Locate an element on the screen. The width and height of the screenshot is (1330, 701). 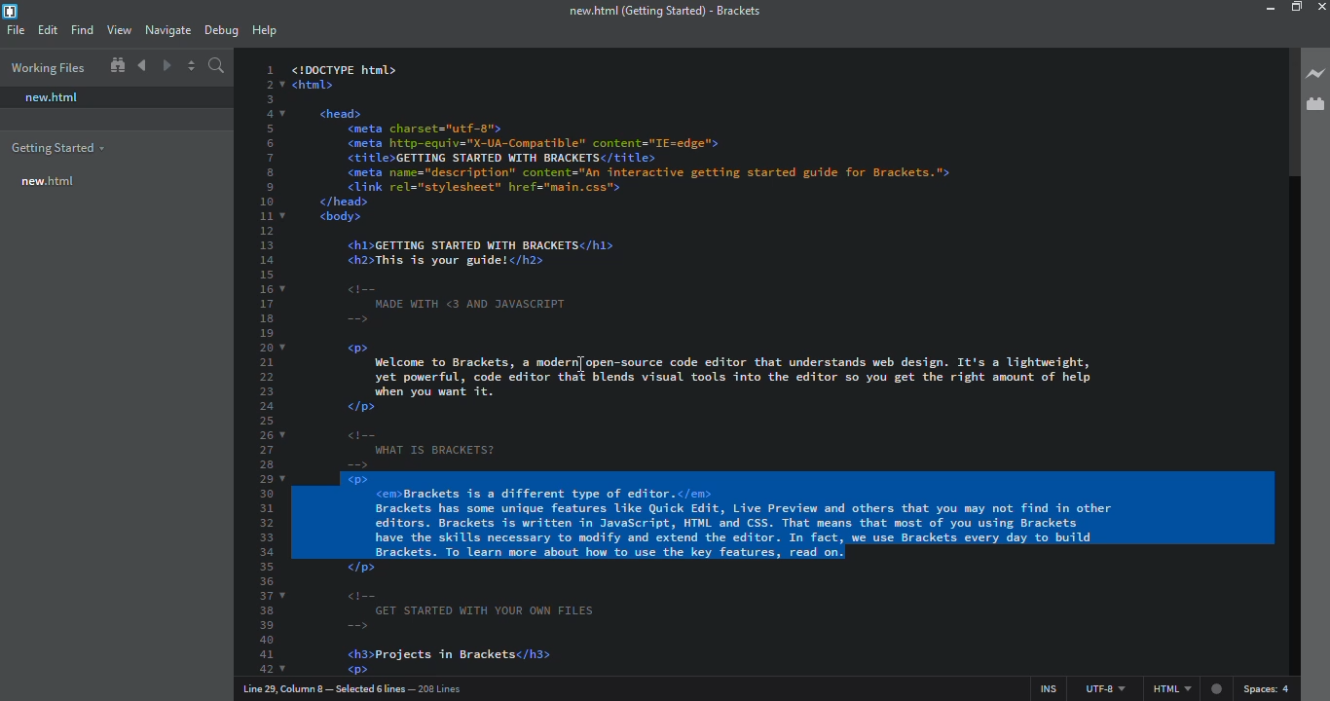
spaces is located at coordinates (1268, 690).